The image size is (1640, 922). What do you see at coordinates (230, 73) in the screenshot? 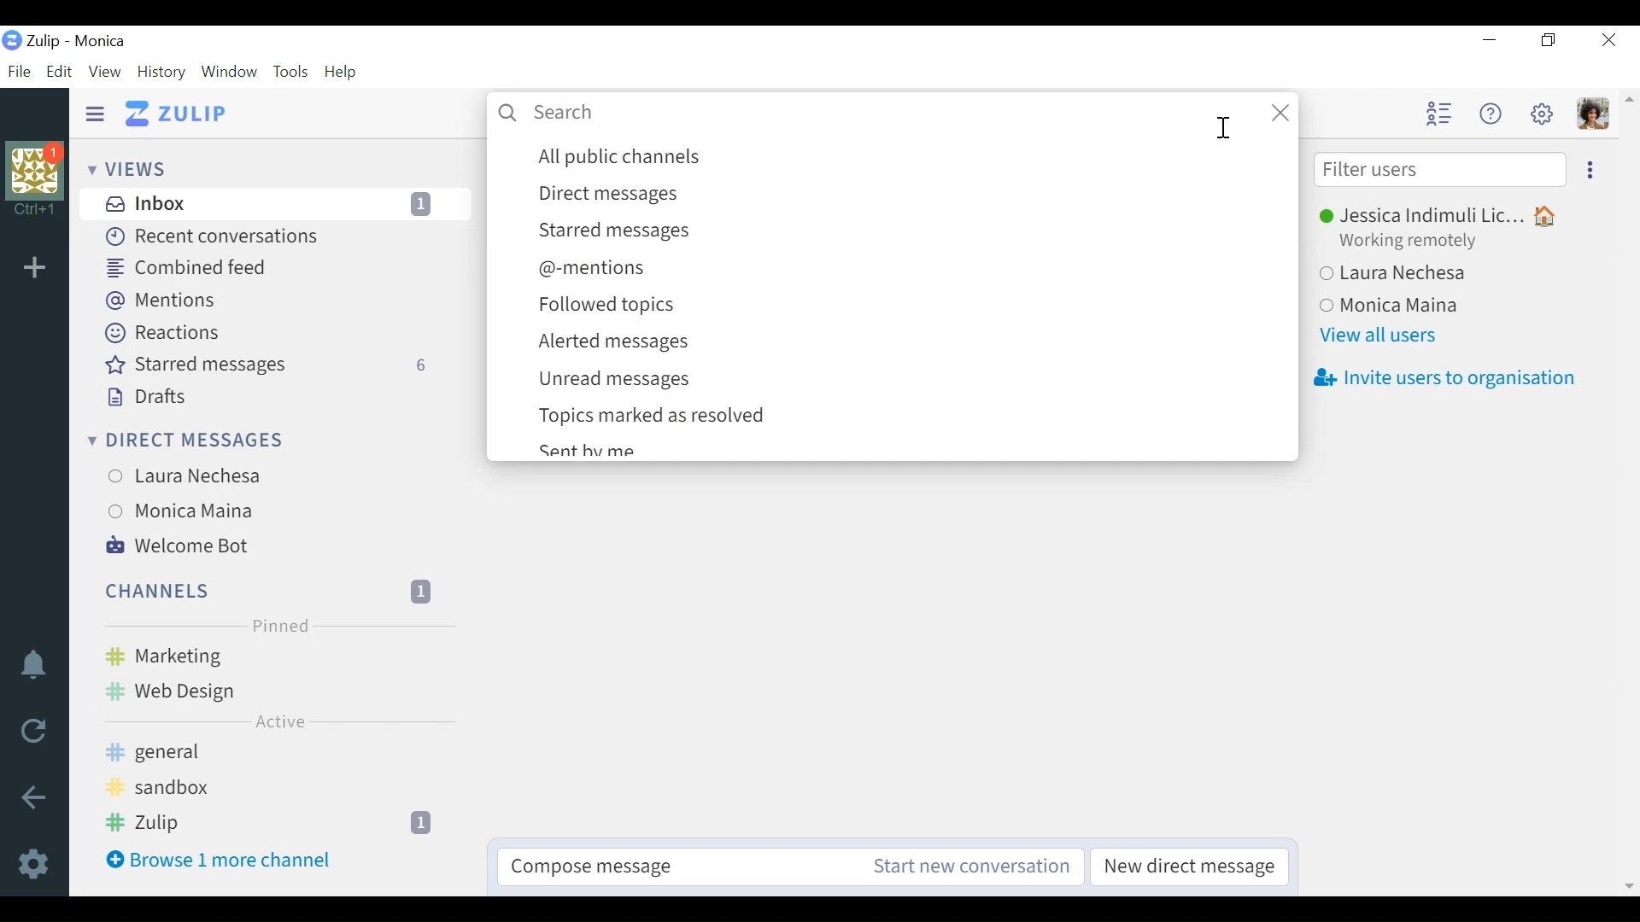
I see `Window` at bounding box center [230, 73].